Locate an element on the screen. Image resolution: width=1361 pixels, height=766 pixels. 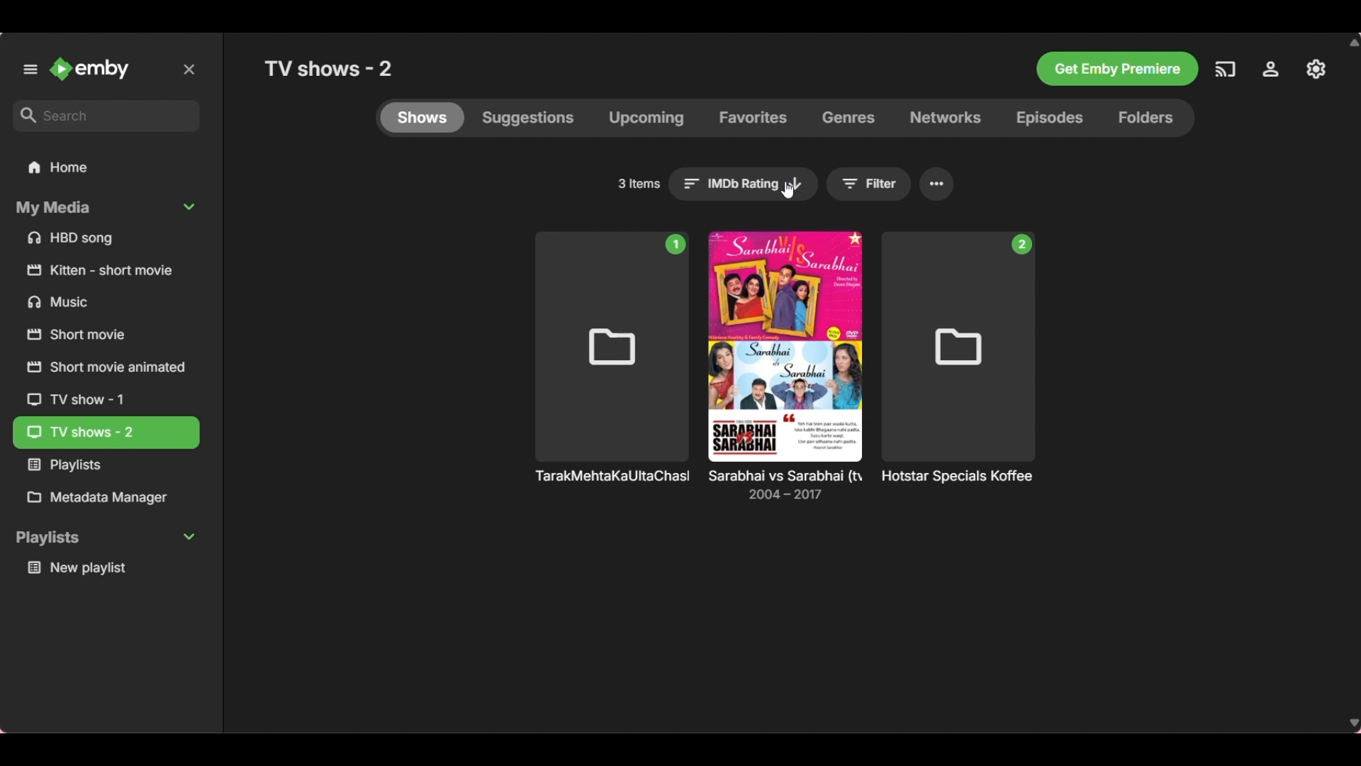
Collapse Playlists is located at coordinates (104, 538).